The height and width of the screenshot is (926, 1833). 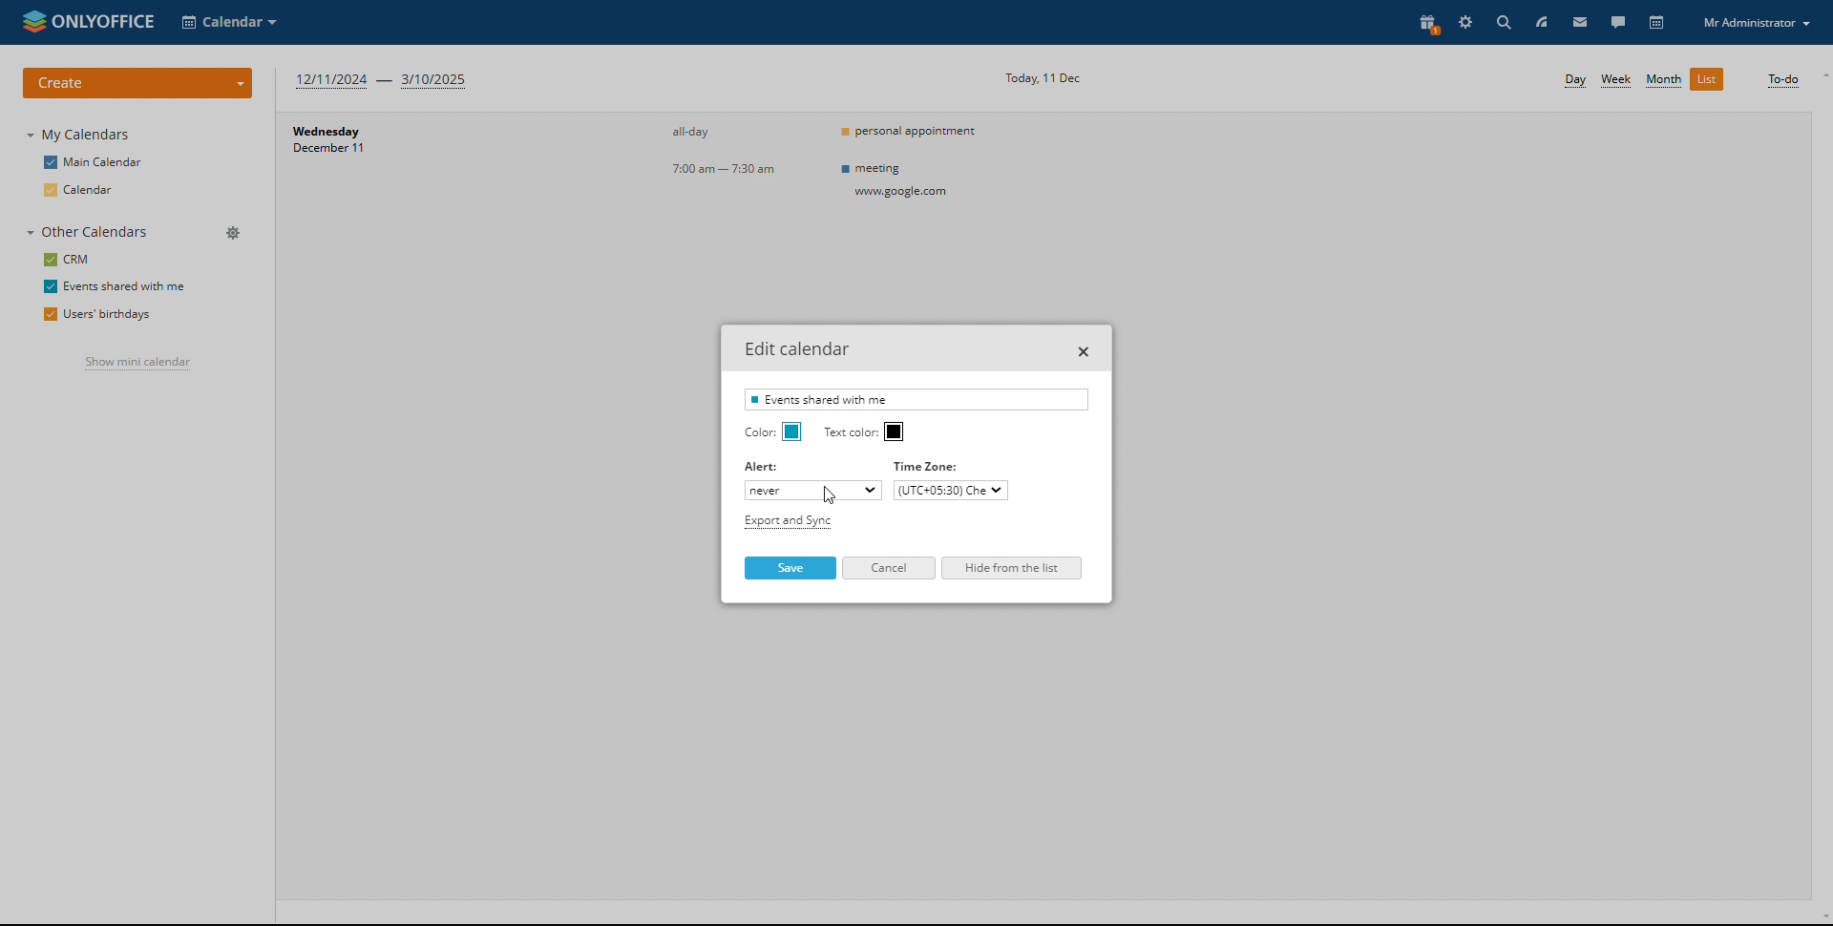 What do you see at coordinates (837, 495) in the screenshot?
I see `cursor` at bounding box center [837, 495].